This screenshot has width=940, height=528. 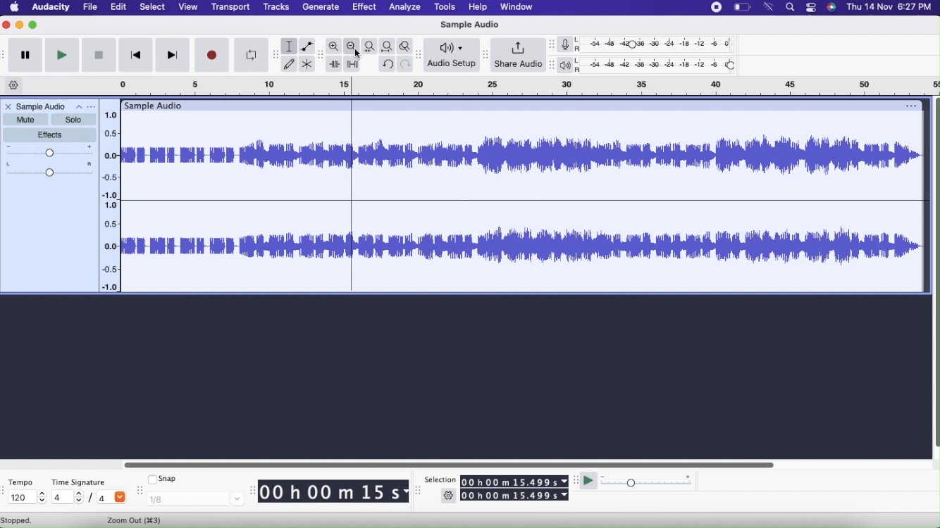 What do you see at coordinates (353, 63) in the screenshot?
I see `Silence audio selection` at bounding box center [353, 63].